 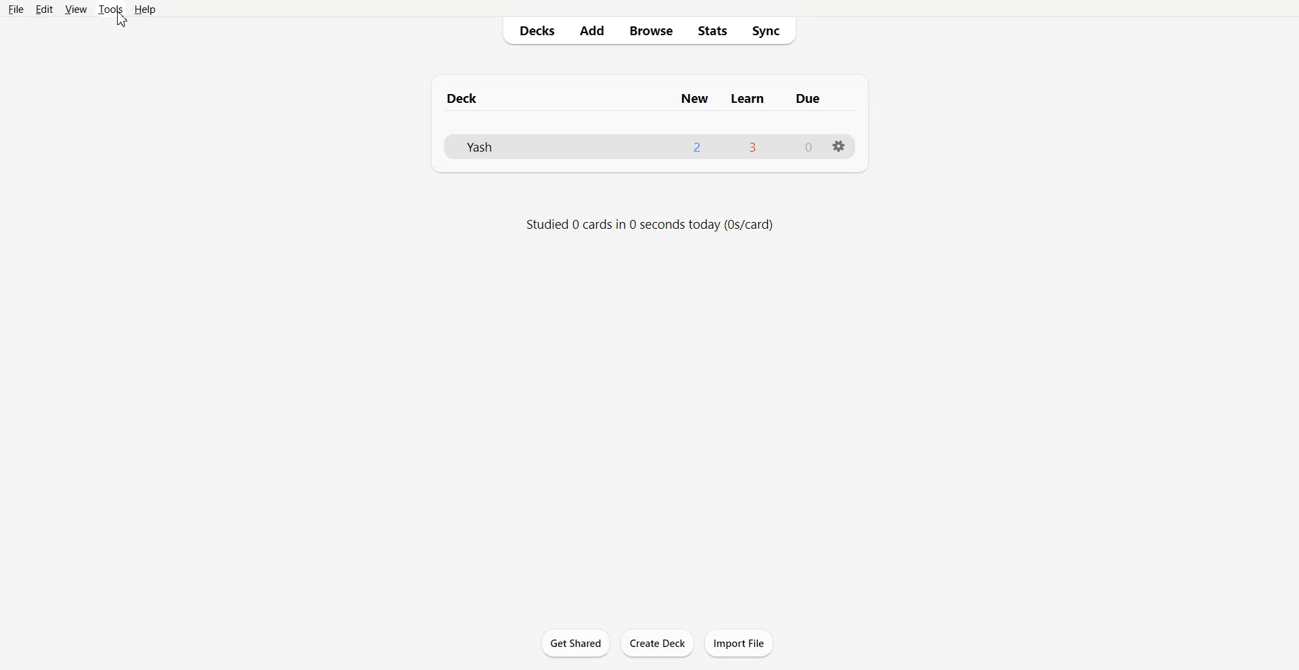 I want to click on Stats, so click(x=712, y=31).